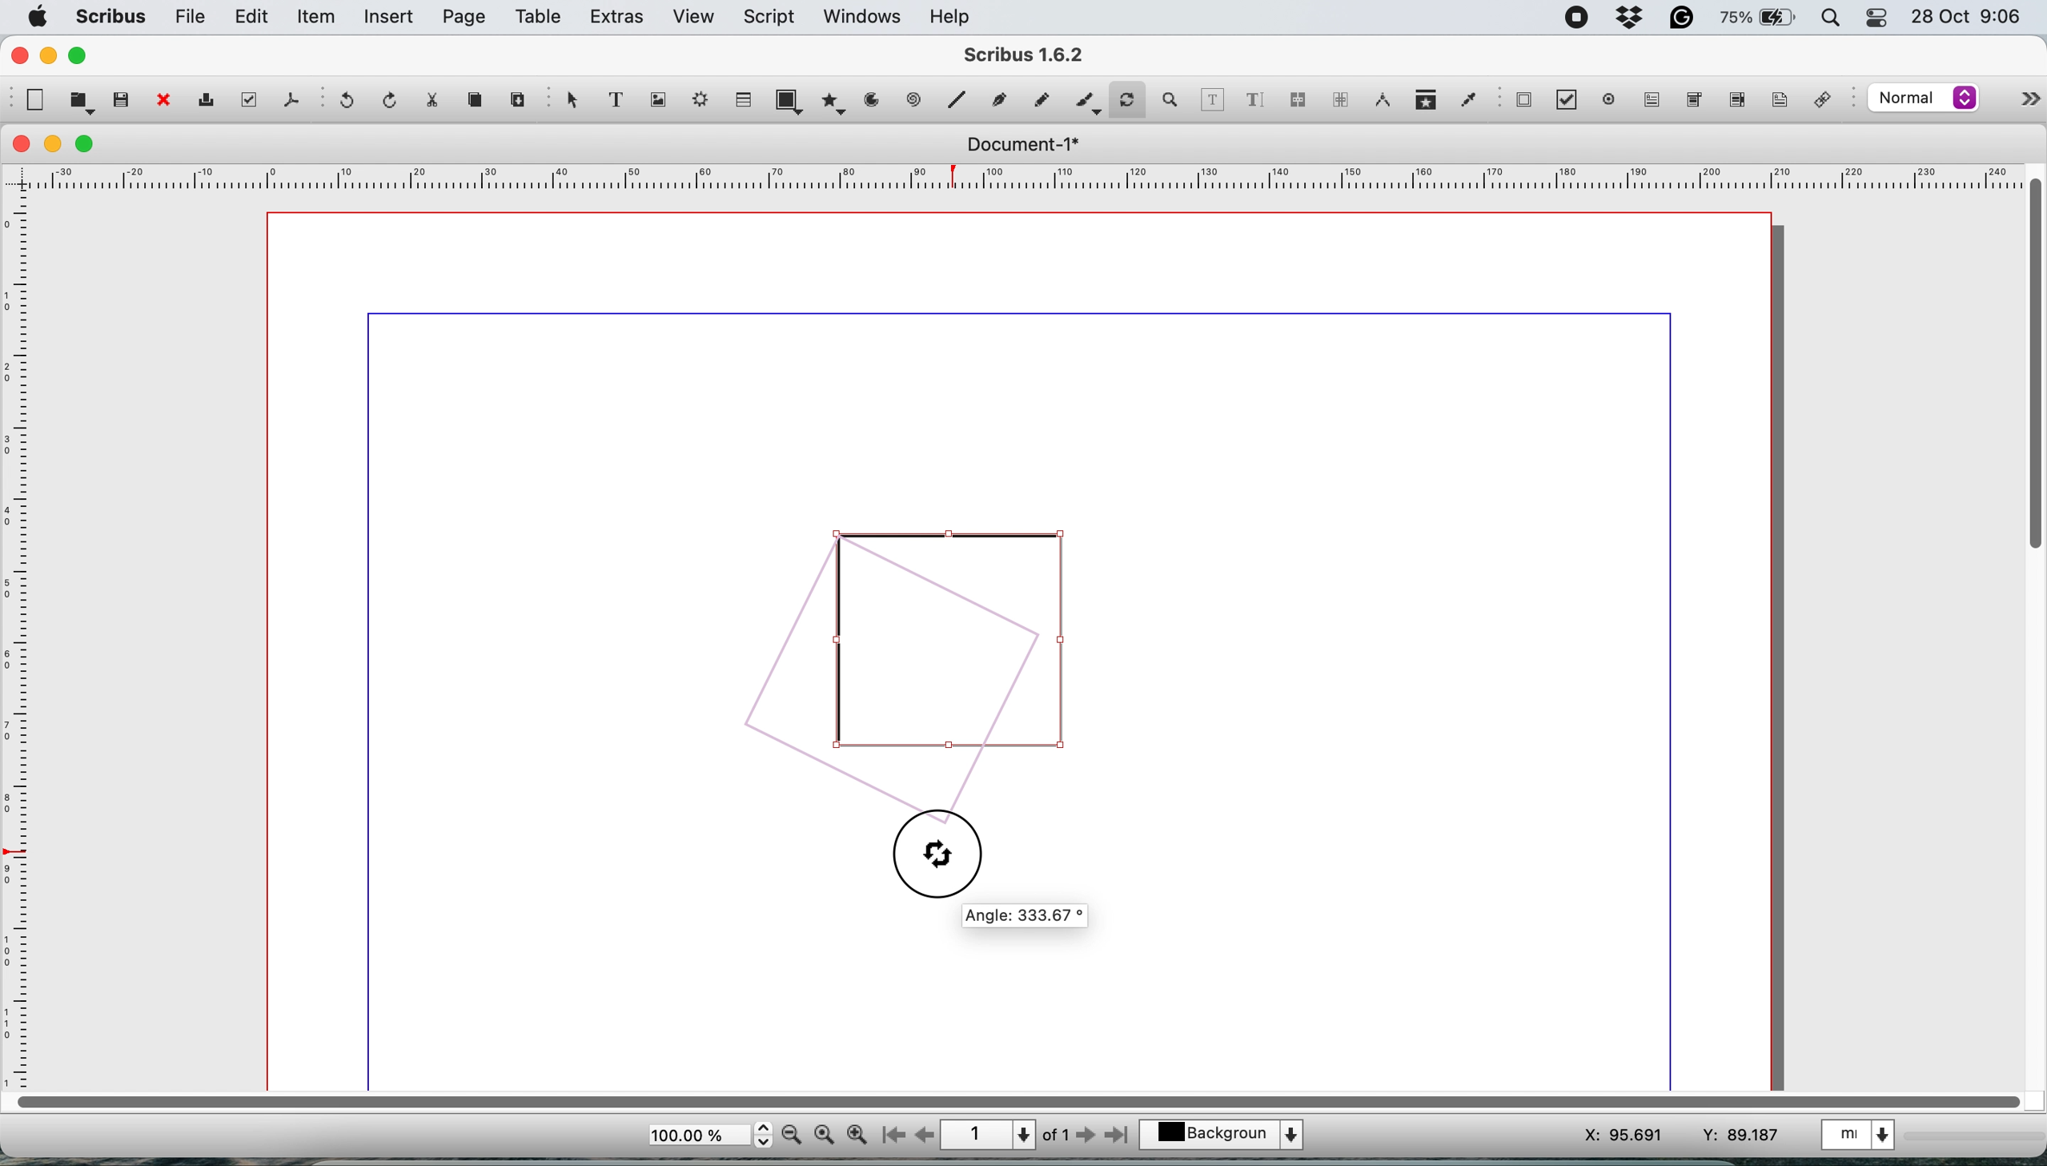 This screenshot has width=2047, height=1166. I want to click on paste, so click(518, 101).